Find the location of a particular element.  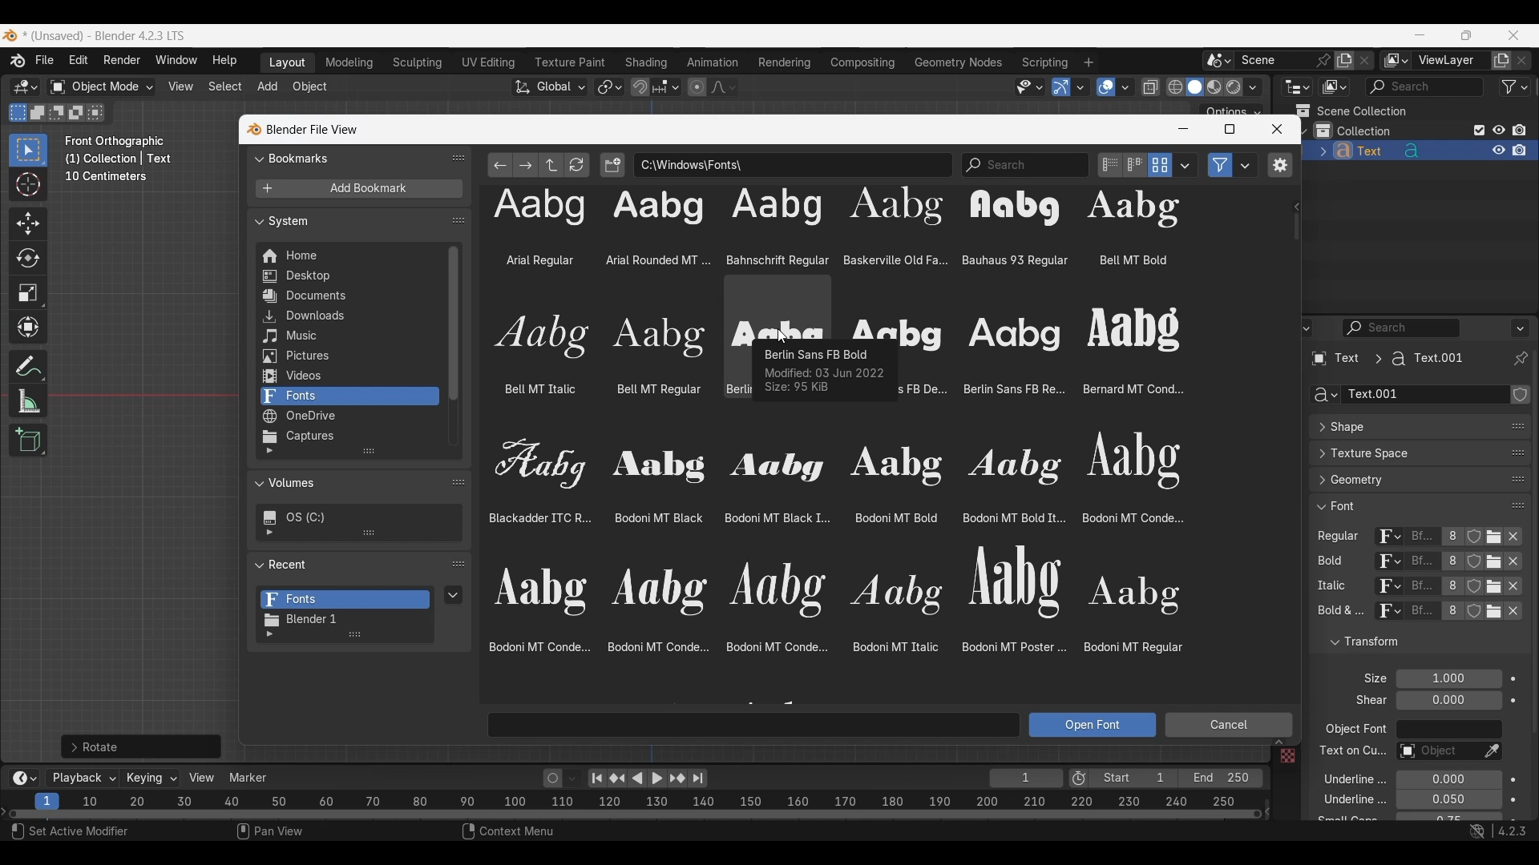

Previous folder is located at coordinates (501, 165).